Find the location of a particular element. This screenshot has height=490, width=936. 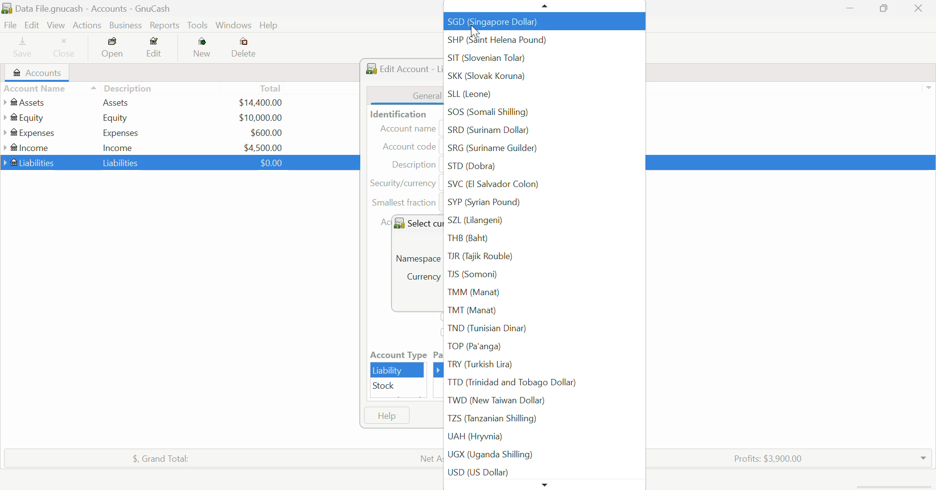

Description is located at coordinates (122, 87).